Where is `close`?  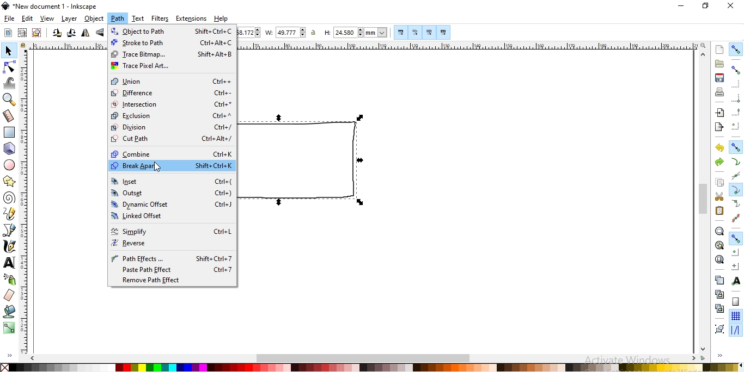 close is located at coordinates (733, 5).